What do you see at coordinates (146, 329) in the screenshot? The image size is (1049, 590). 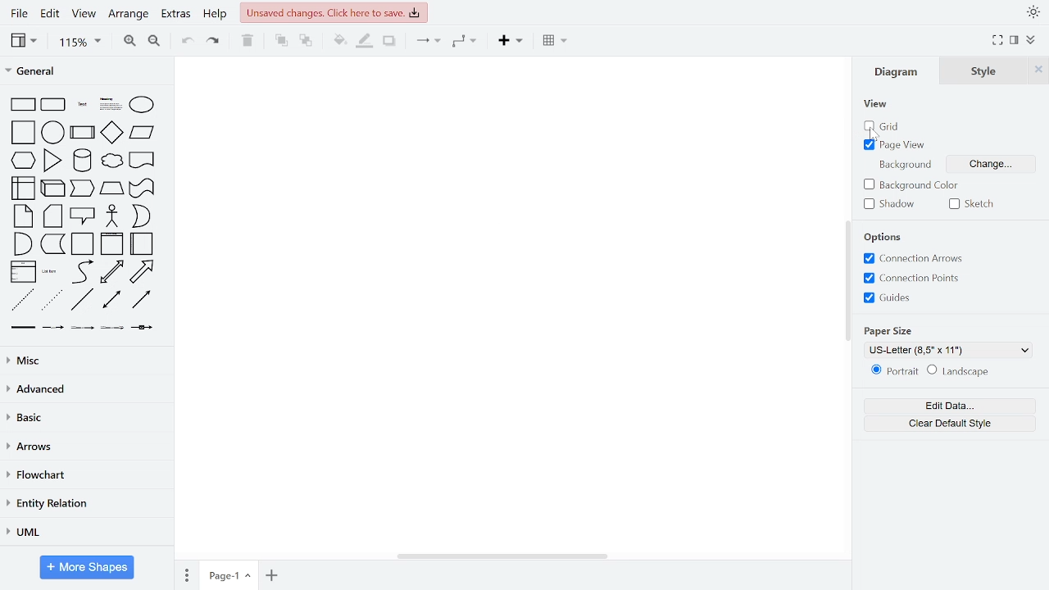 I see `connector with symbol` at bounding box center [146, 329].